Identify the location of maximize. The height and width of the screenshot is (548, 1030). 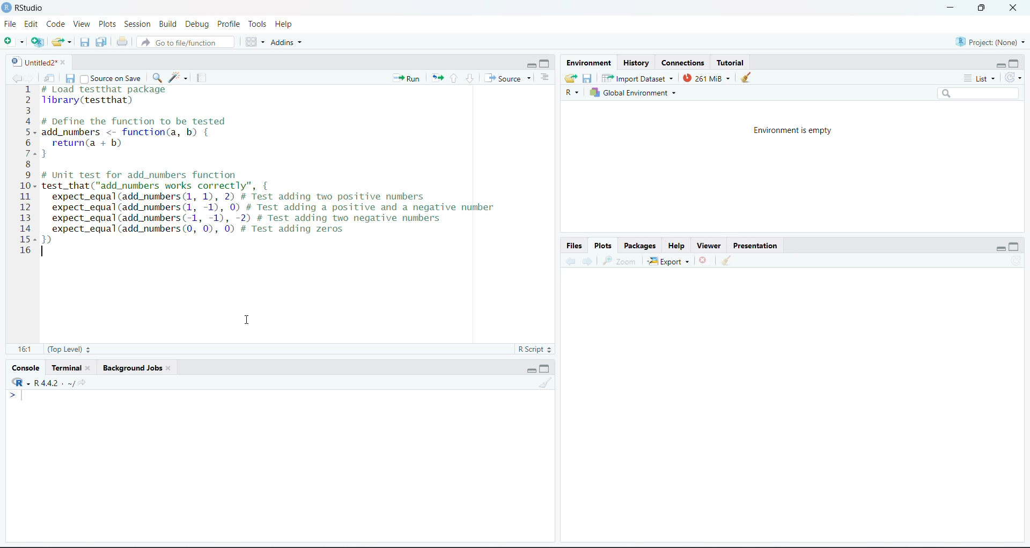
(546, 368).